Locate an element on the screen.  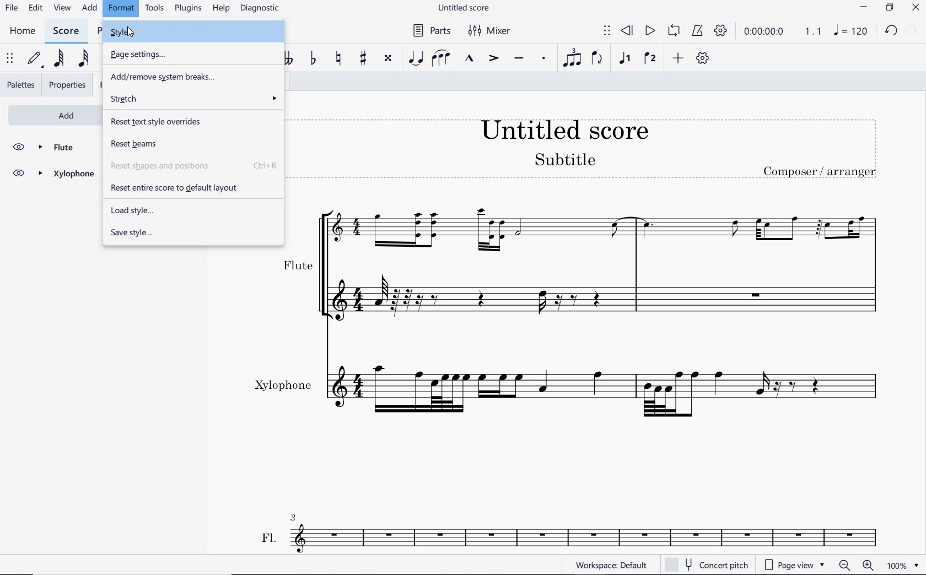
TOOLS is located at coordinates (155, 9).